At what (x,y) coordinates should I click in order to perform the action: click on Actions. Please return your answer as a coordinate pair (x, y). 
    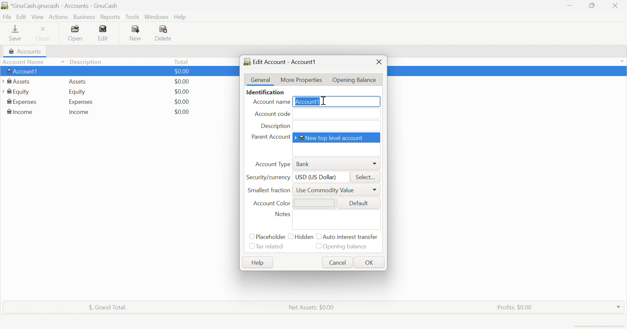
    Looking at the image, I should click on (58, 17).